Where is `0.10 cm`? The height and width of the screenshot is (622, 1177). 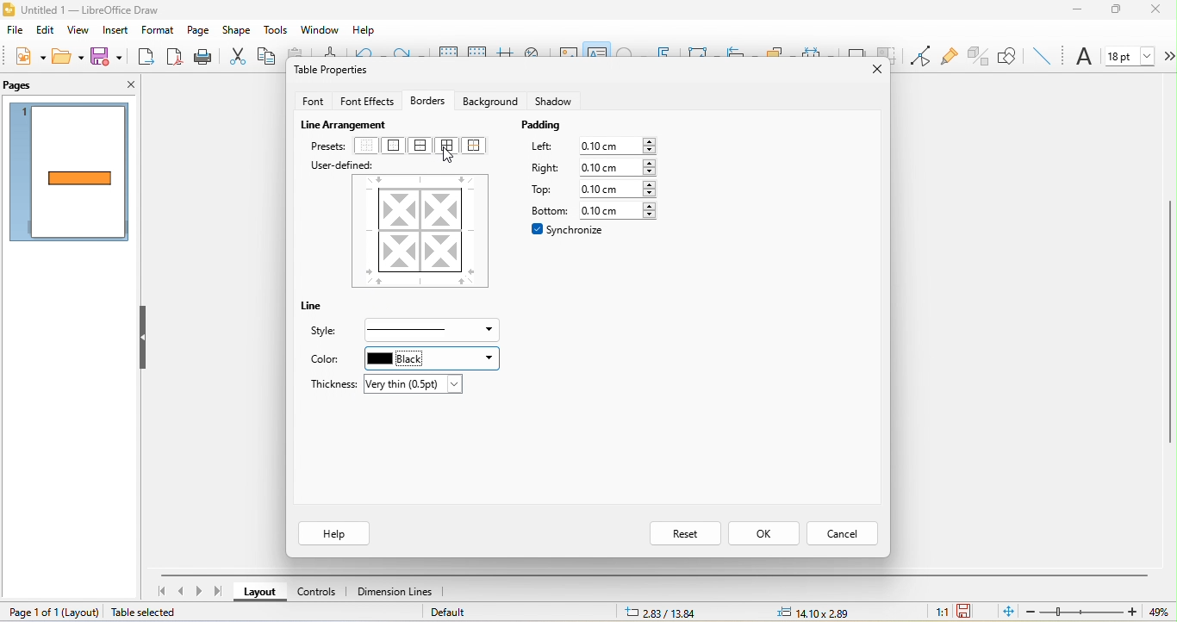 0.10 cm is located at coordinates (620, 190).